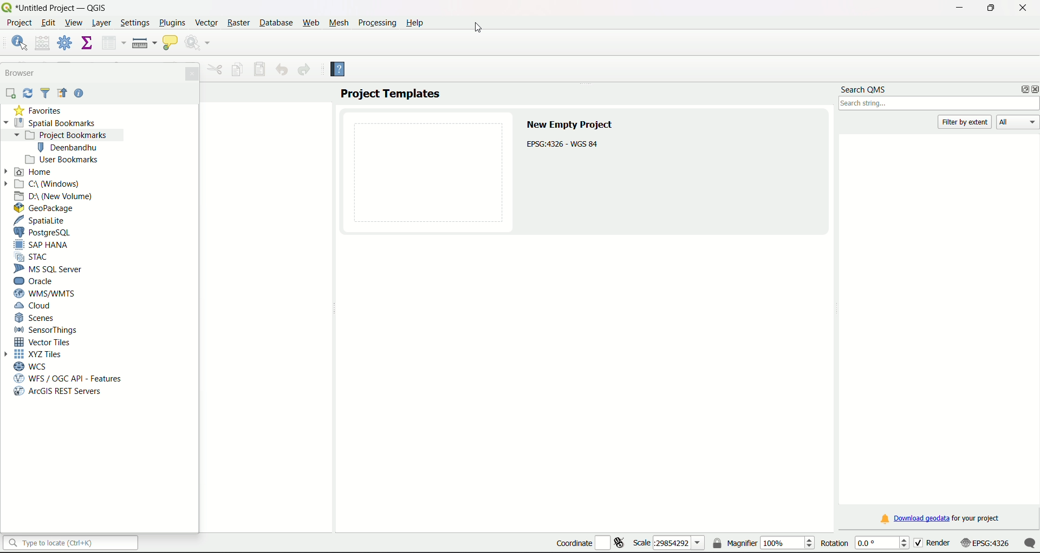  What do you see at coordinates (474, 31) in the screenshot?
I see `cursor` at bounding box center [474, 31].